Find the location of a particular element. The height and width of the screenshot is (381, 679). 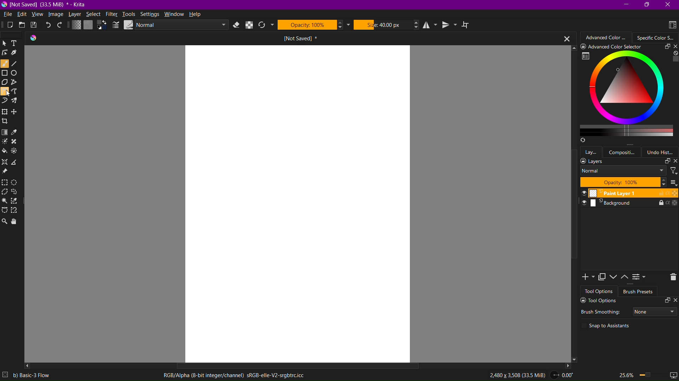

Paint Layer 1 is located at coordinates (626, 193).